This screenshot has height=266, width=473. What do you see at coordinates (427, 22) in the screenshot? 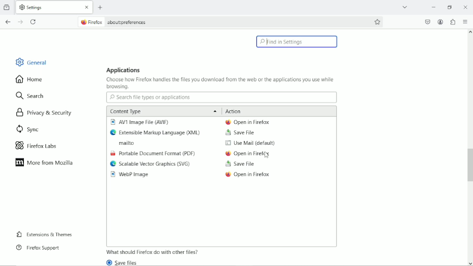
I see `save to pocket` at bounding box center [427, 22].